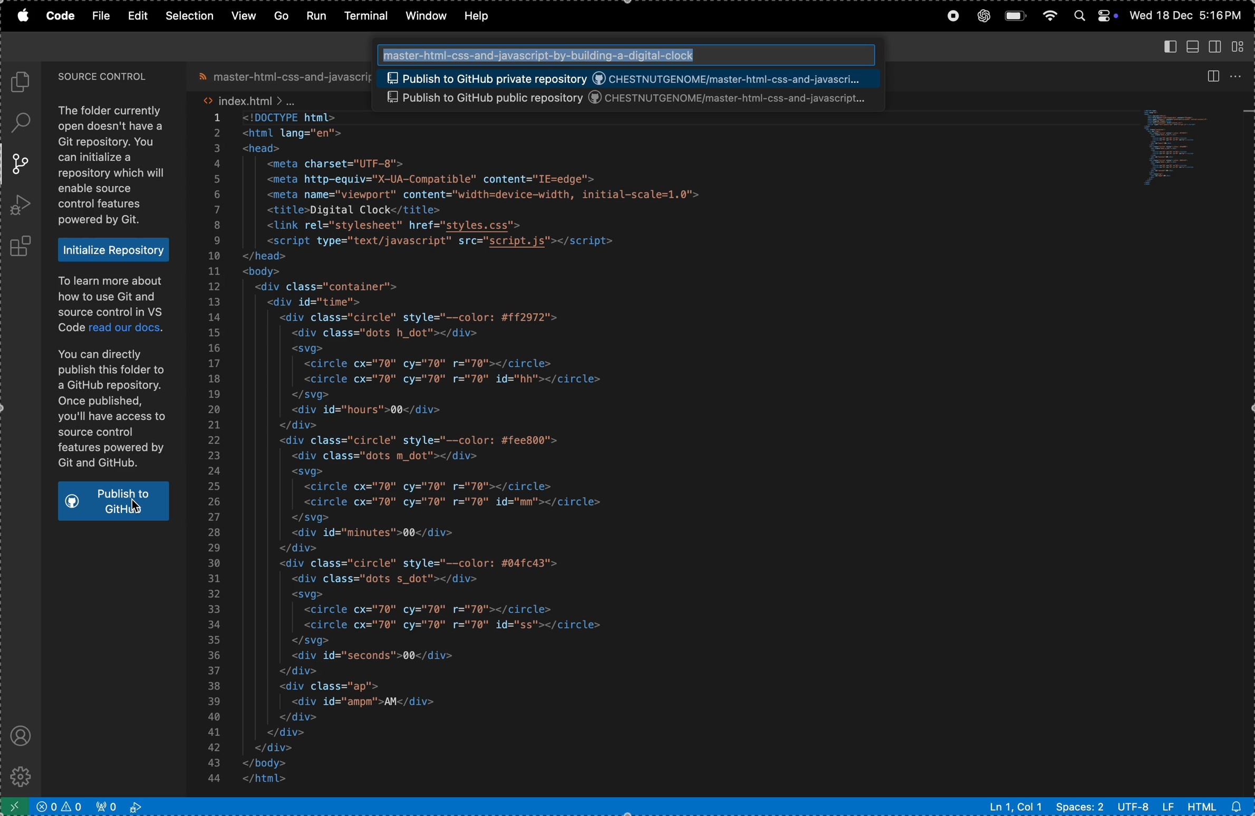 The width and height of the screenshot is (1255, 816). Describe the element at coordinates (1081, 807) in the screenshot. I see `spaces 2` at that location.